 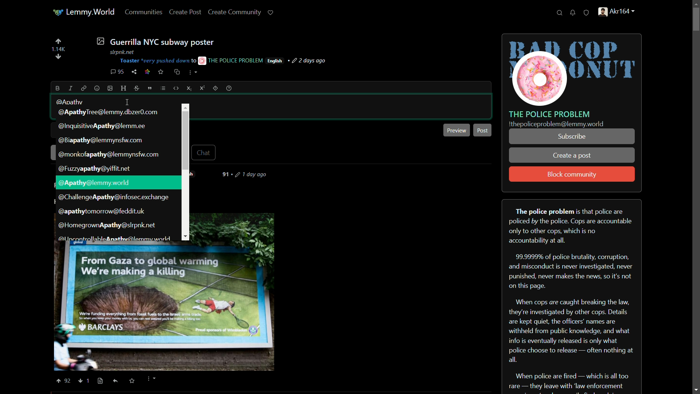 What do you see at coordinates (573, 13) in the screenshot?
I see `unread notifications` at bounding box center [573, 13].